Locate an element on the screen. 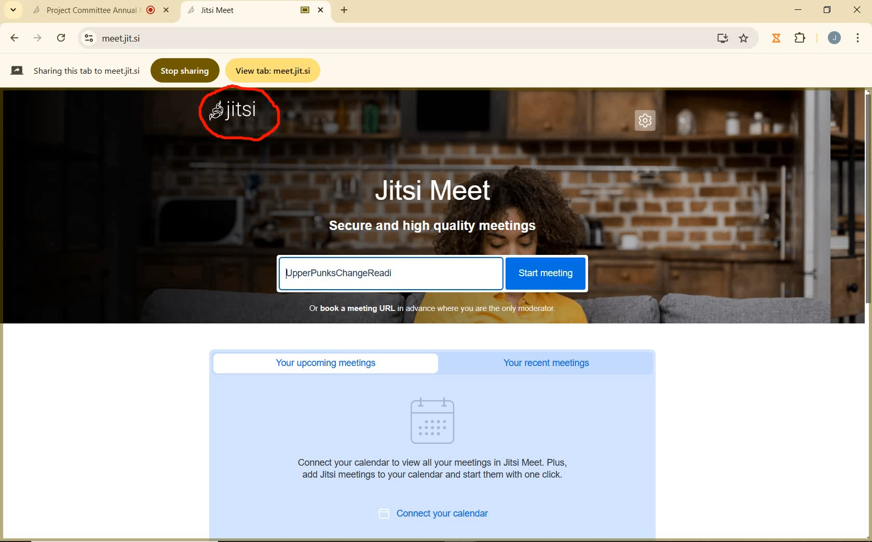  cursor is located at coordinates (540, 403).